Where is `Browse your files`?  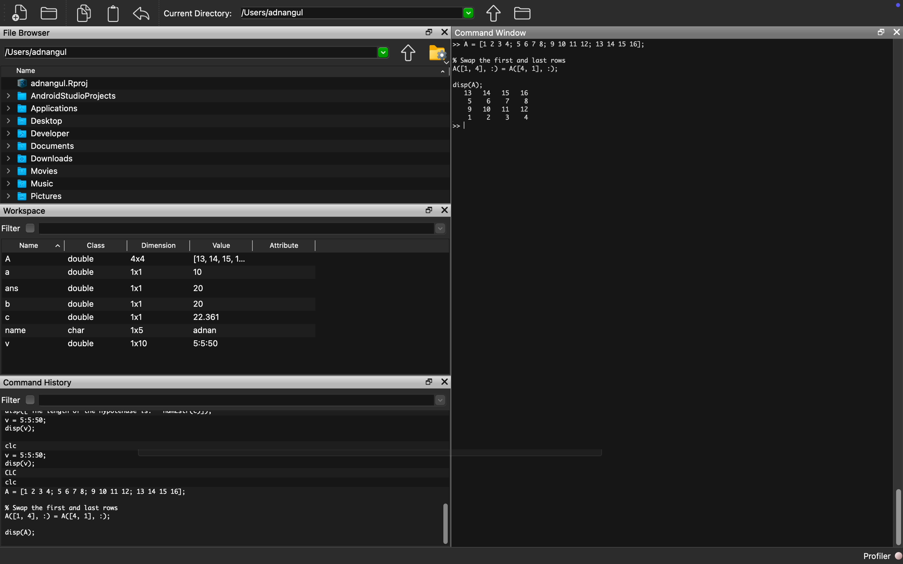
Browse your files is located at coordinates (437, 52).